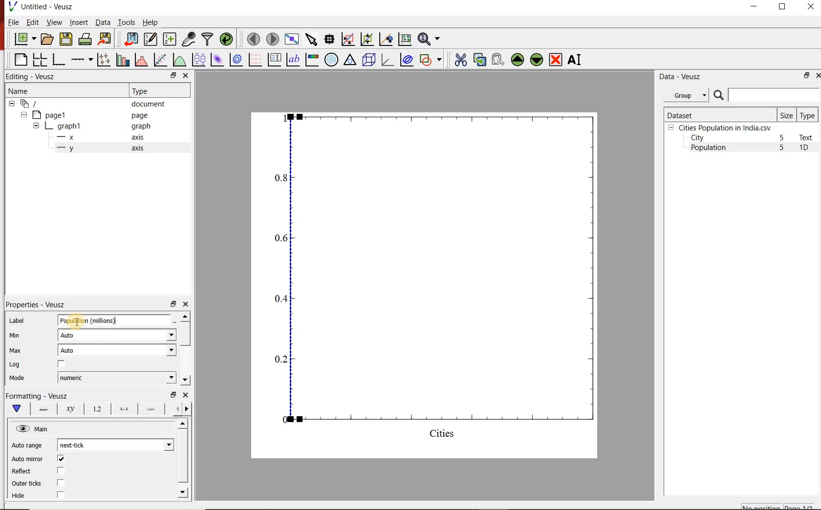  What do you see at coordinates (755, 6) in the screenshot?
I see `MINIMIZE` at bounding box center [755, 6].